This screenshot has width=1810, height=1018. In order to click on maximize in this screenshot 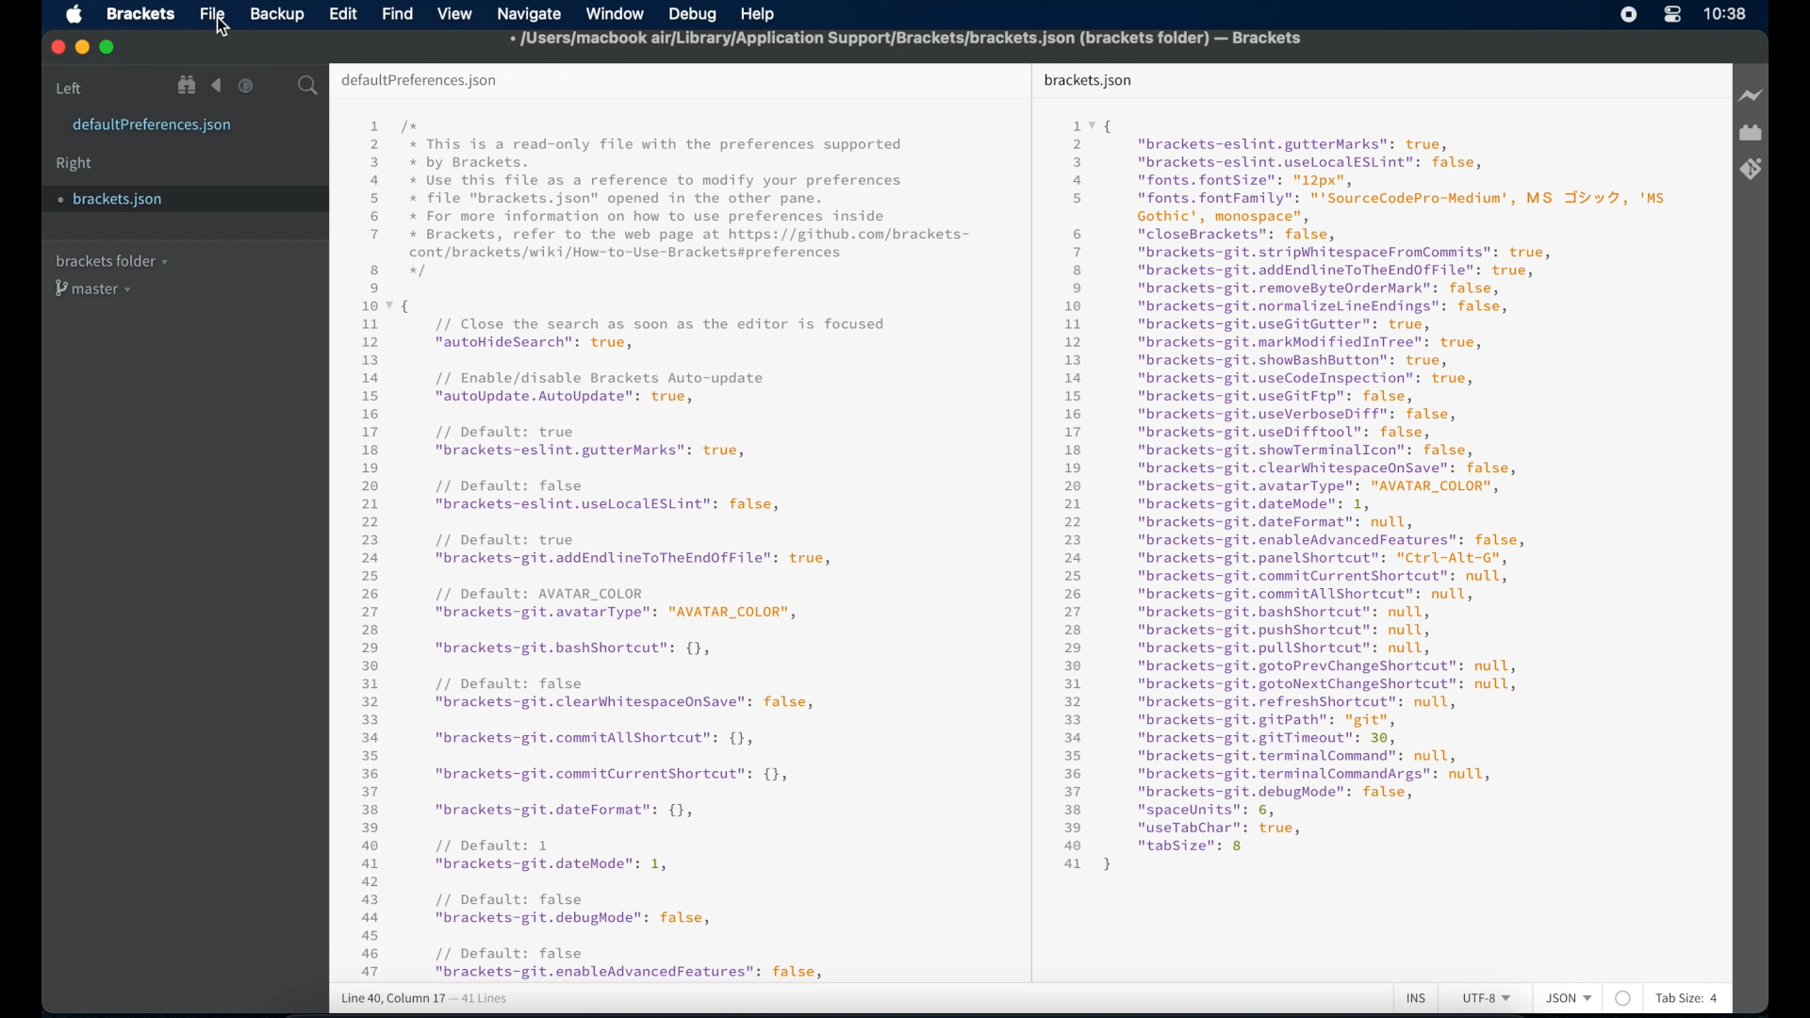, I will do `click(108, 48)`.